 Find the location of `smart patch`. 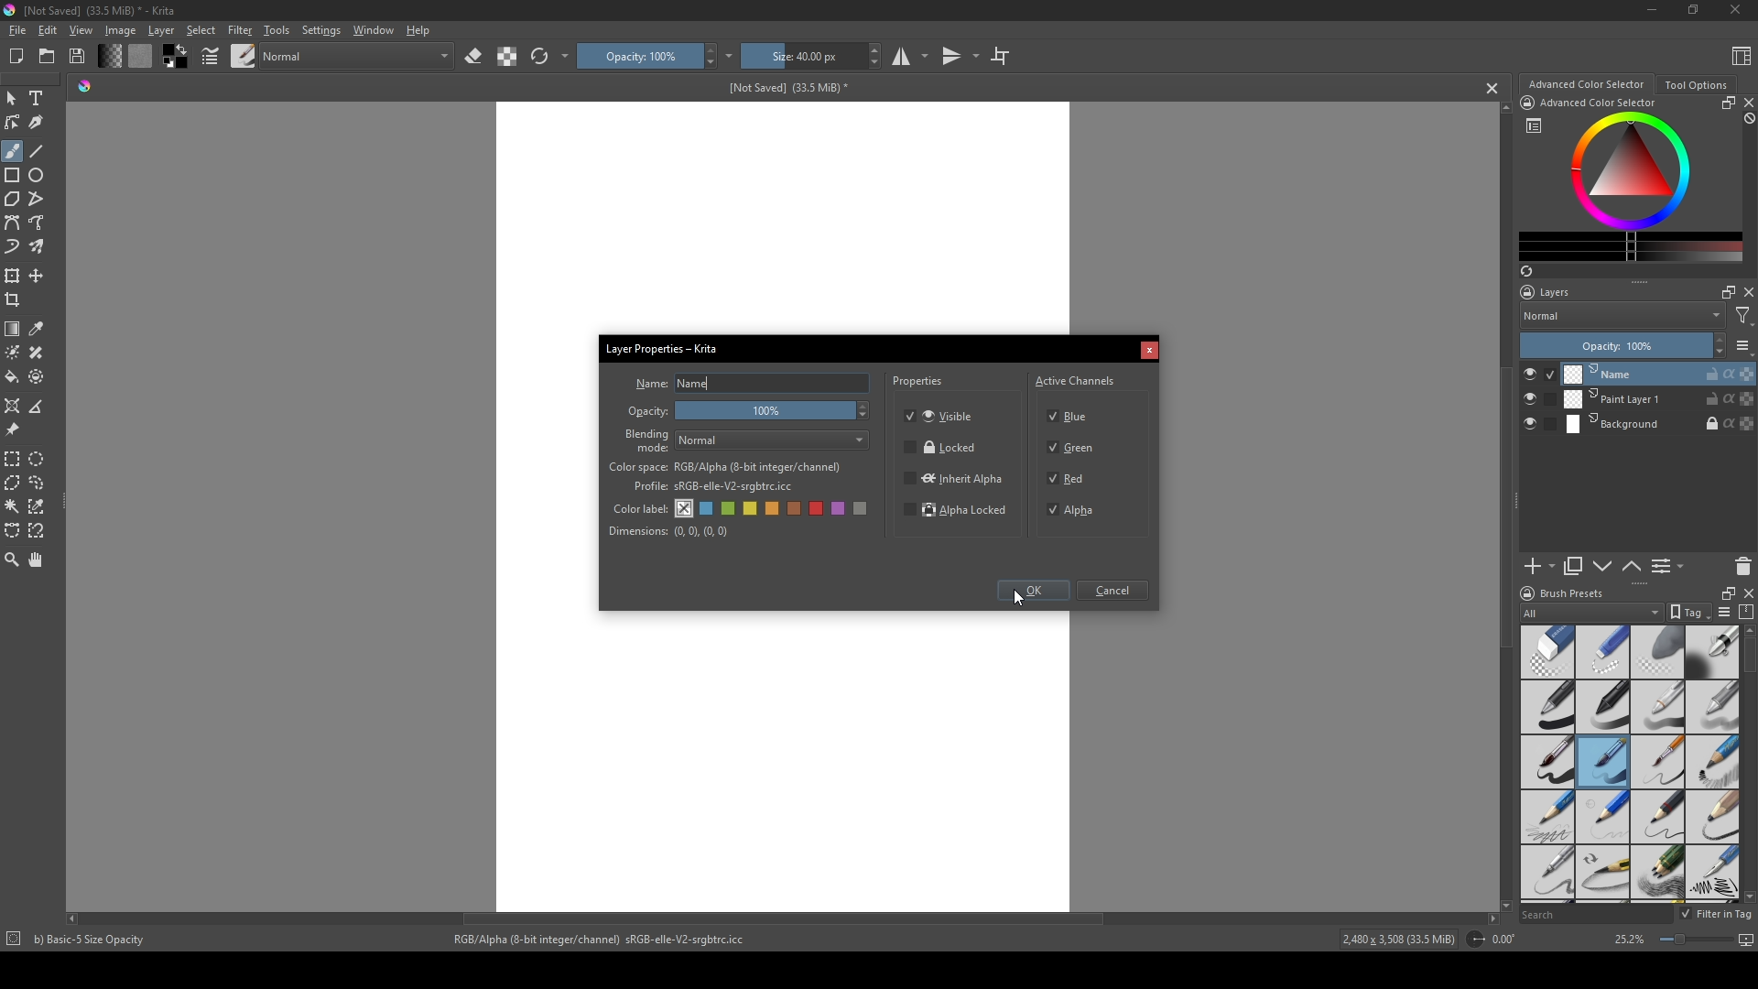

smart patch is located at coordinates (39, 353).